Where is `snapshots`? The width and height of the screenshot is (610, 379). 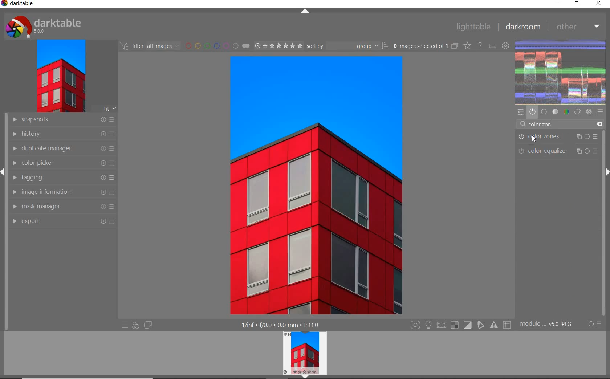
snapshots is located at coordinates (62, 121).